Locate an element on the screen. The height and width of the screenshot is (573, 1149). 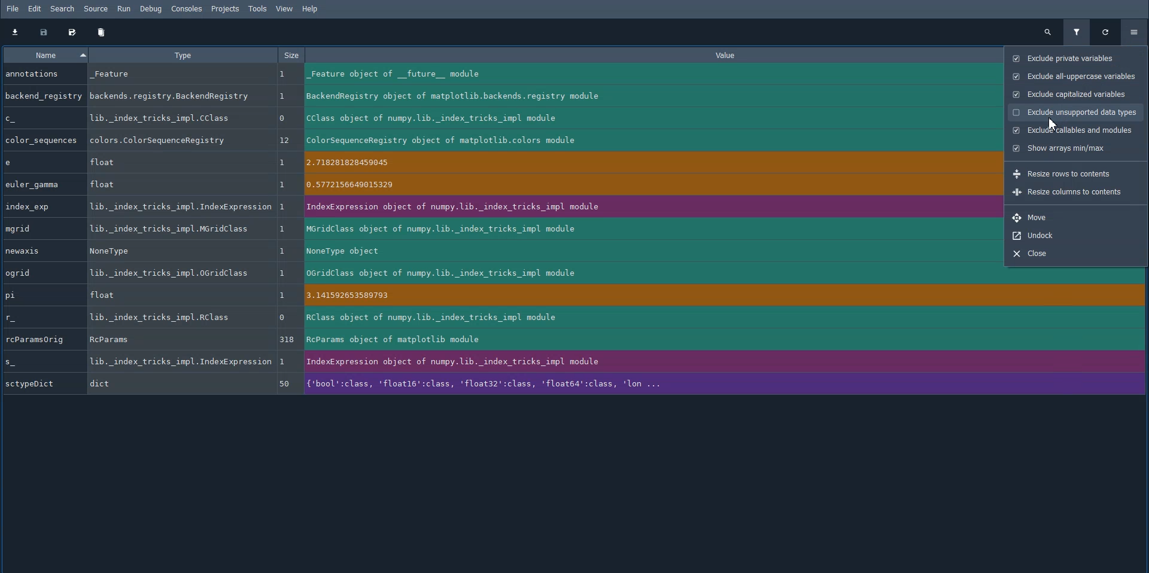
cursor is located at coordinates (1051, 124).